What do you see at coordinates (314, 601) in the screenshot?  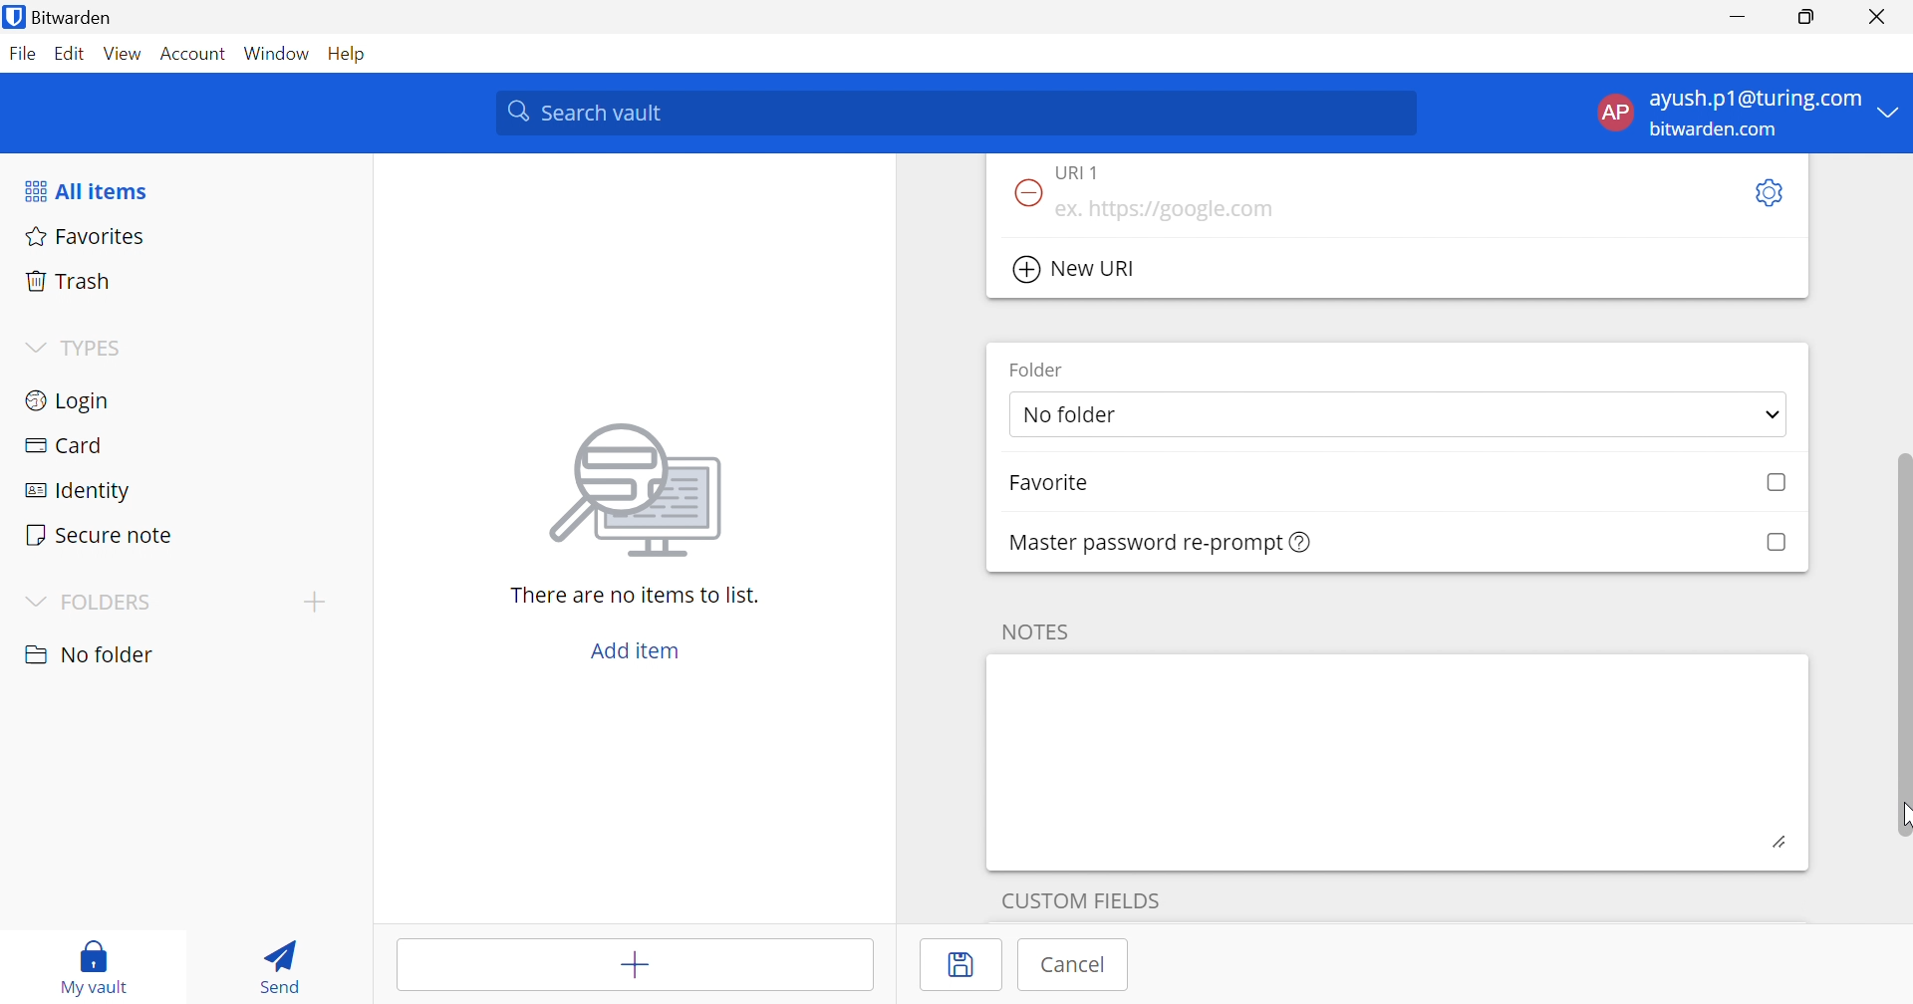 I see `Drop Down` at bounding box center [314, 601].